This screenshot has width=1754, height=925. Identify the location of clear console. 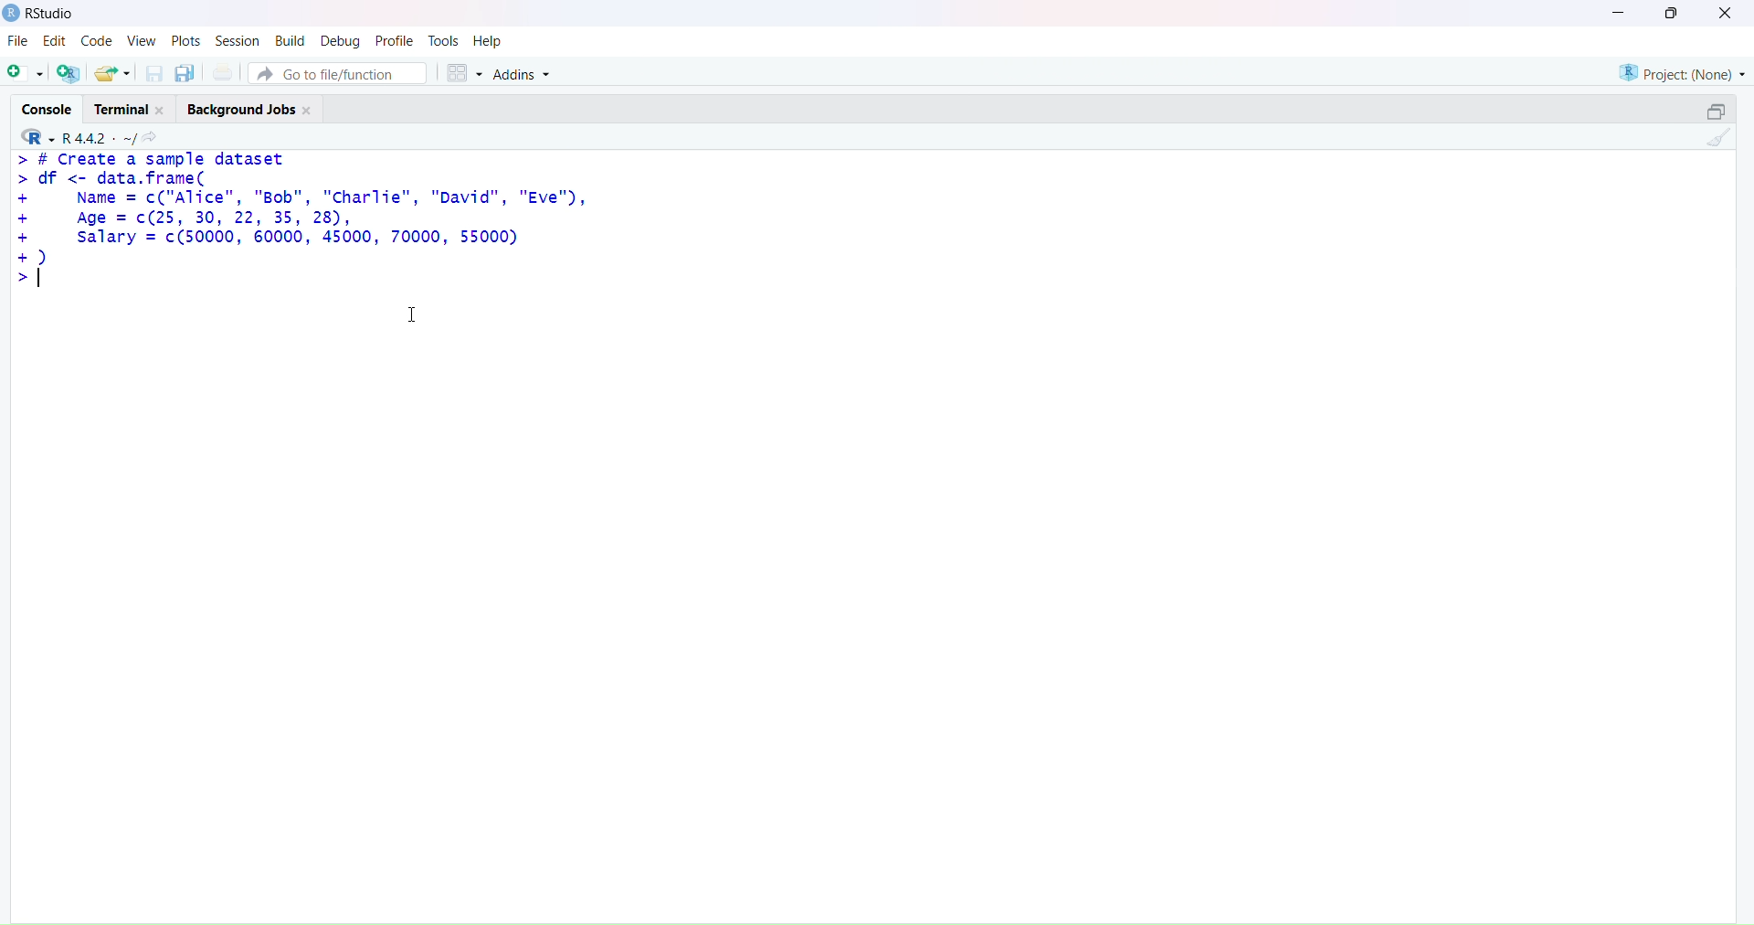
(1720, 140).